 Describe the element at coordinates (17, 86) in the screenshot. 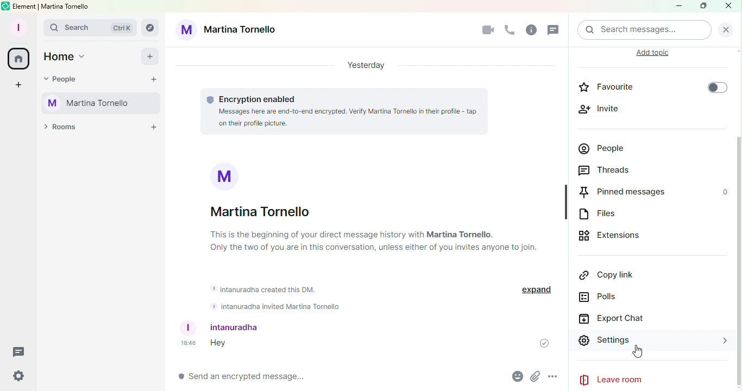

I see `Create a space` at that location.